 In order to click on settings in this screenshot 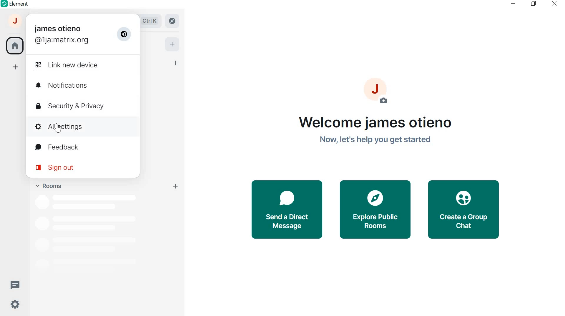, I will do `click(14, 305)`.